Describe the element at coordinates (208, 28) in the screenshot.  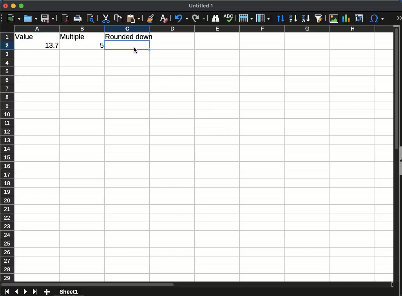
I see `column` at that location.